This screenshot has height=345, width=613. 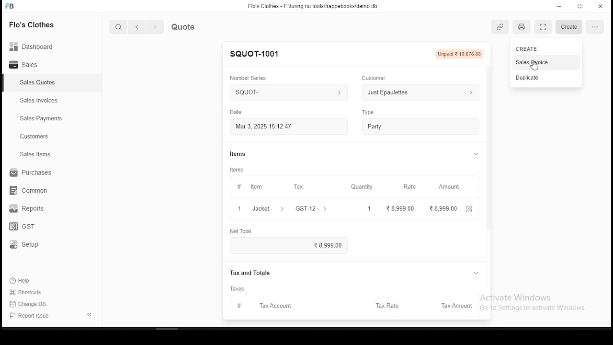 I want to click on ales items, so click(x=37, y=155).